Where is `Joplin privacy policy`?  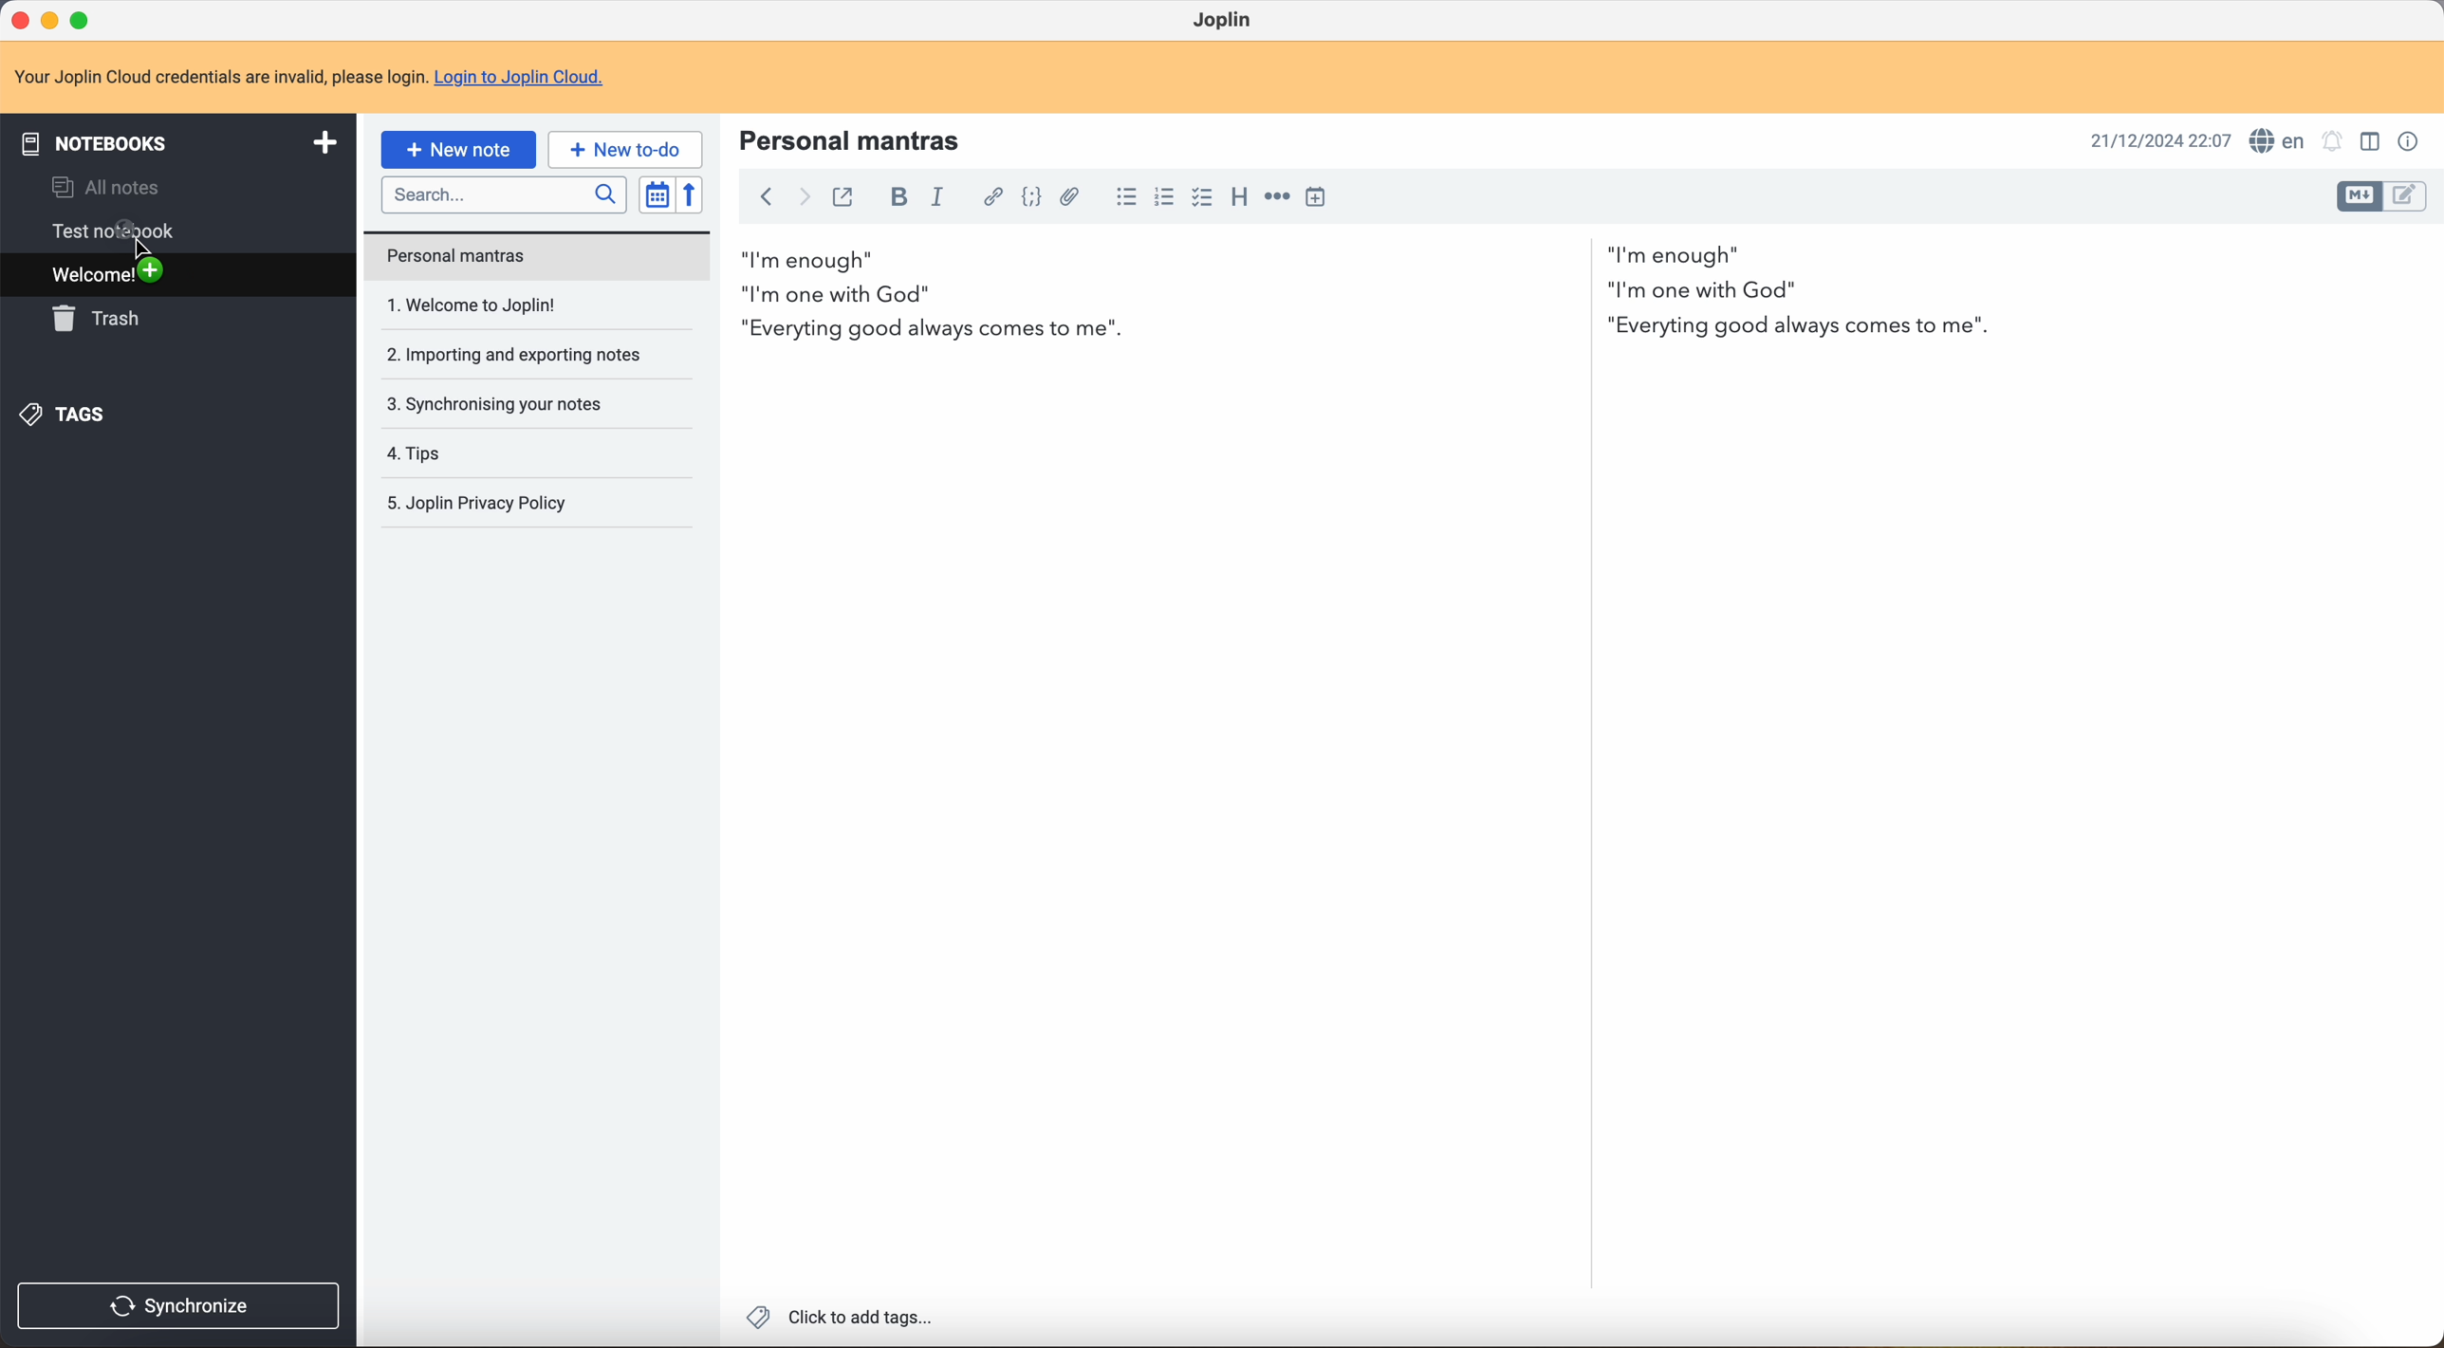 Joplin privacy policy is located at coordinates (481, 503).